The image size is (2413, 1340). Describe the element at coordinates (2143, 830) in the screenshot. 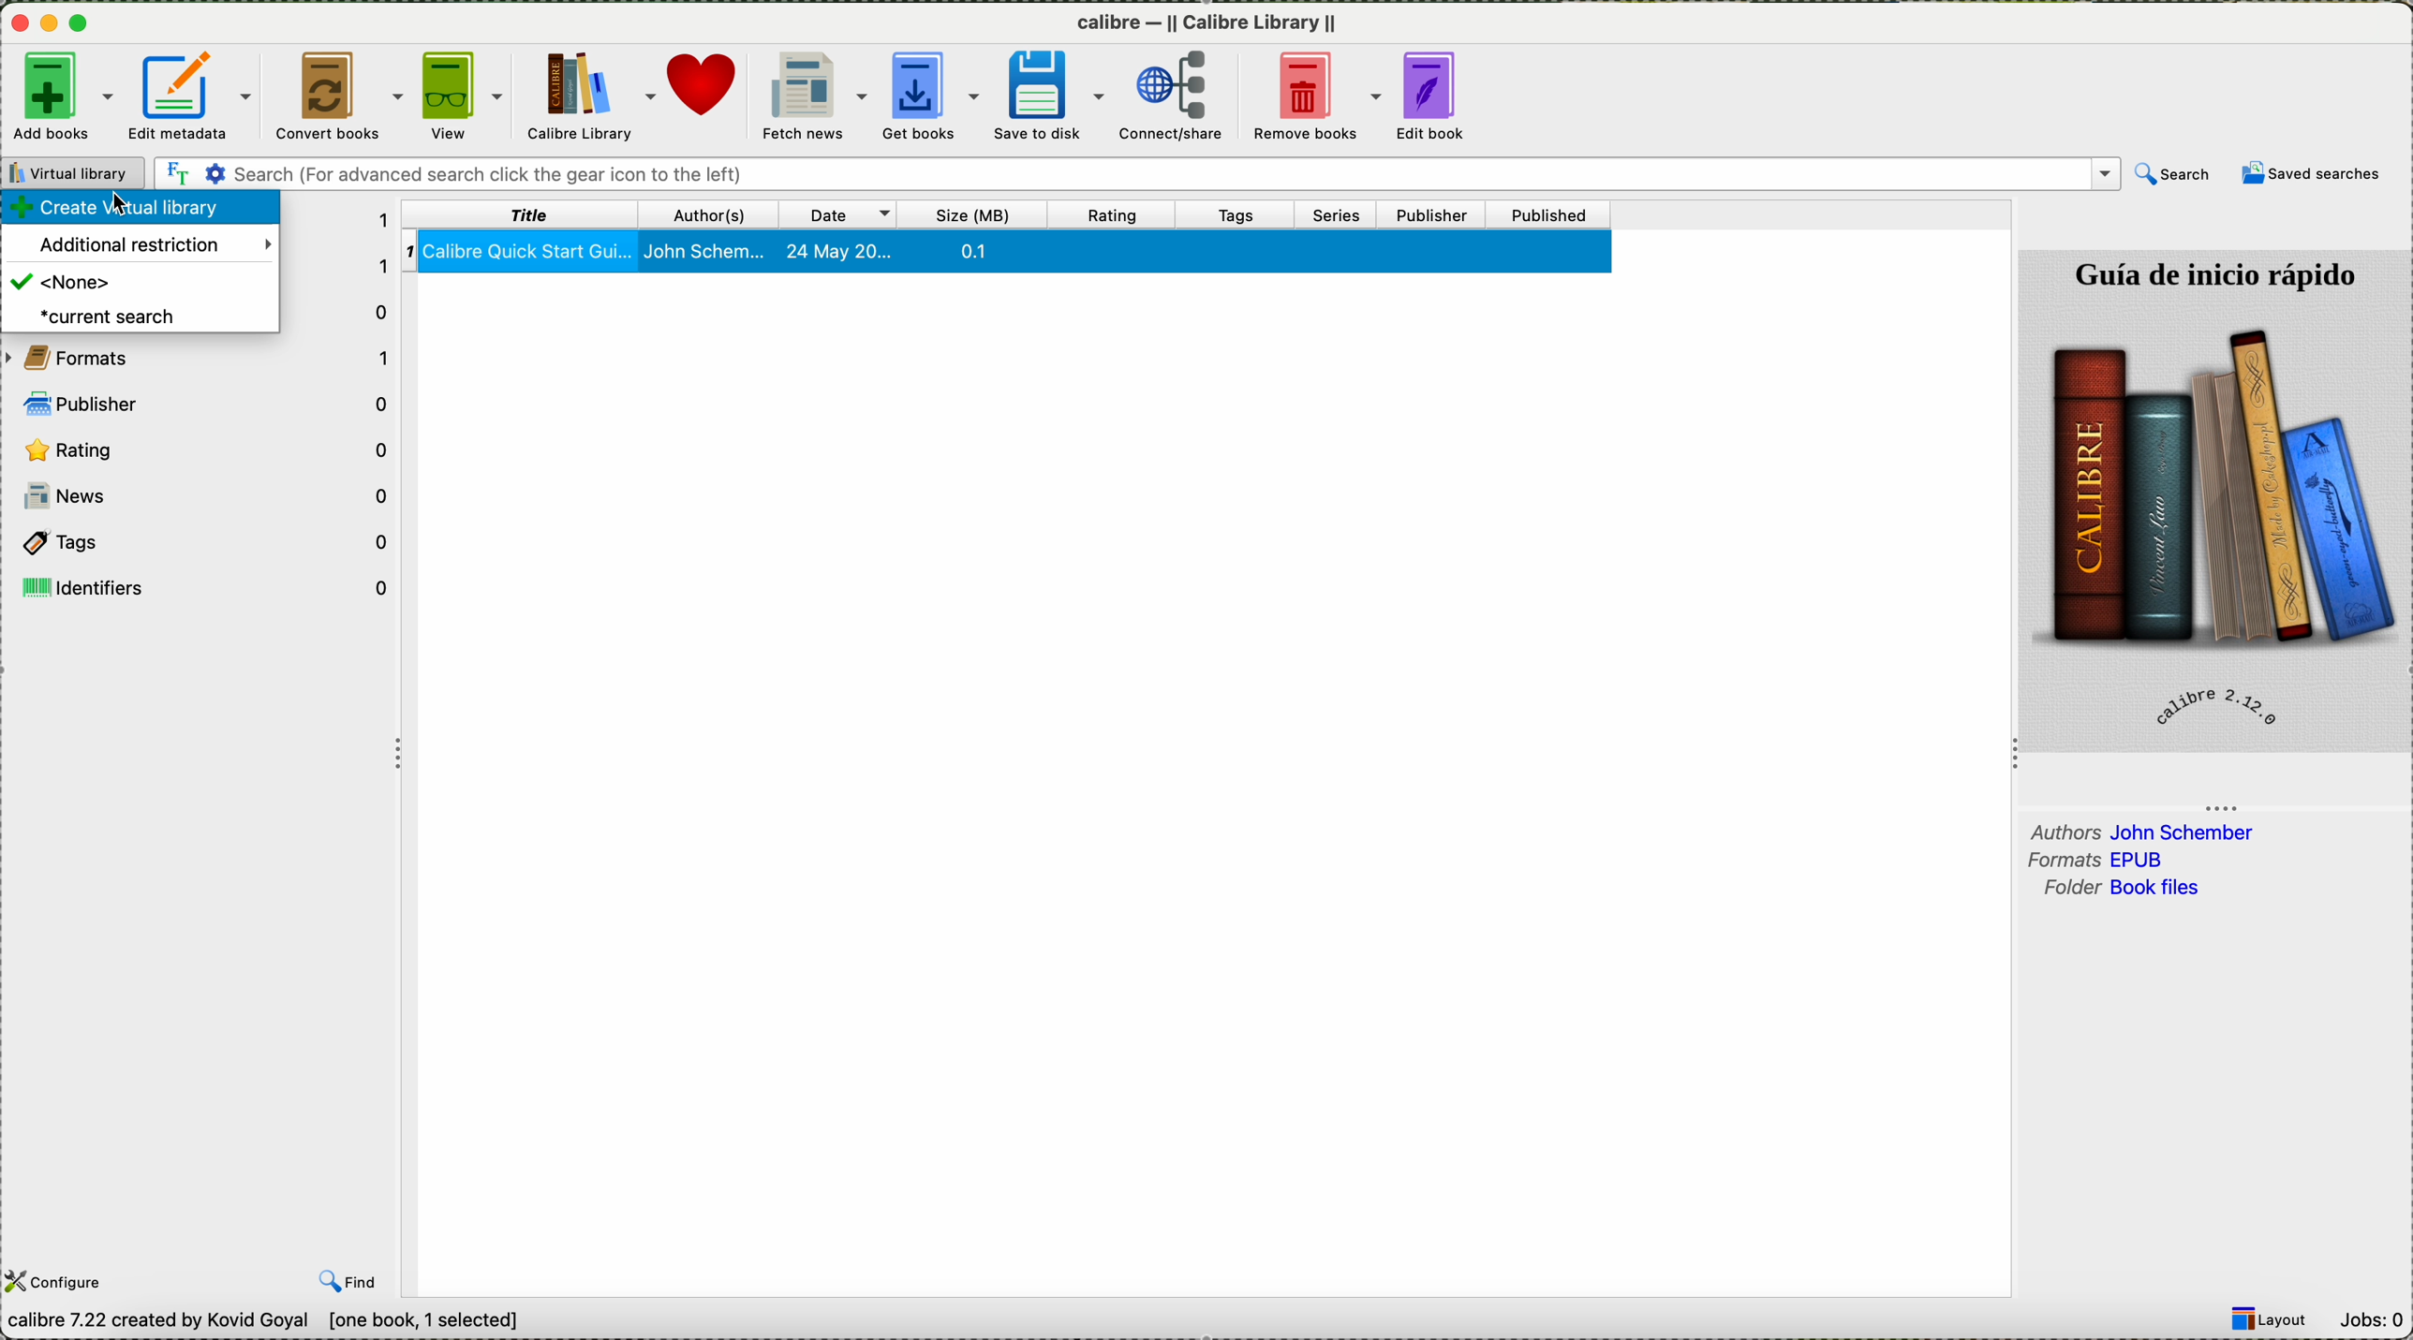

I see `authors` at that location.